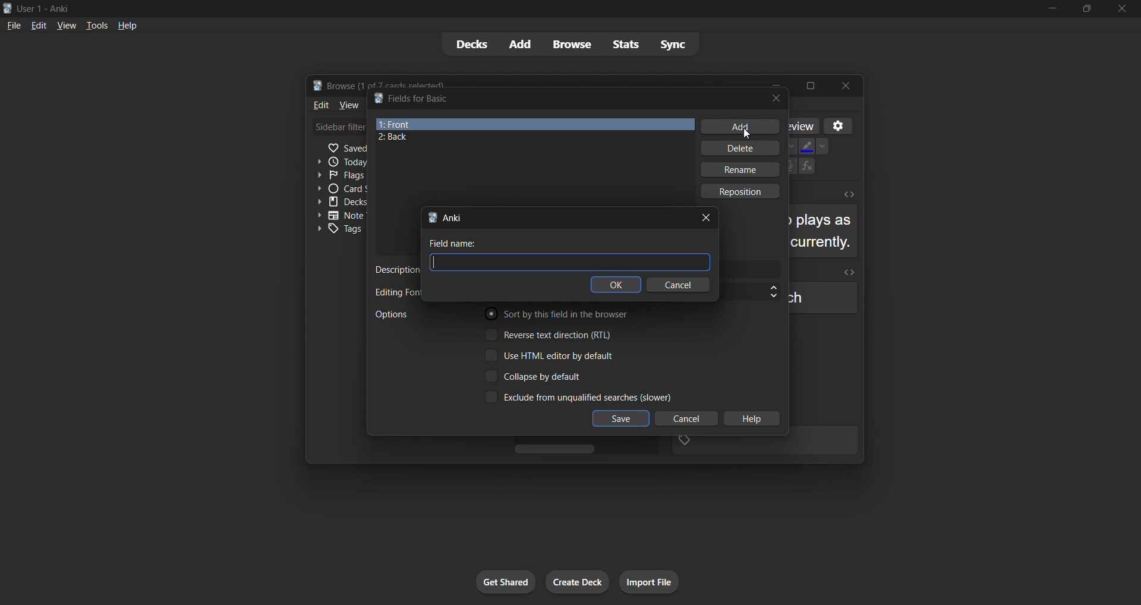  I want to click on close, so click(709, 216).